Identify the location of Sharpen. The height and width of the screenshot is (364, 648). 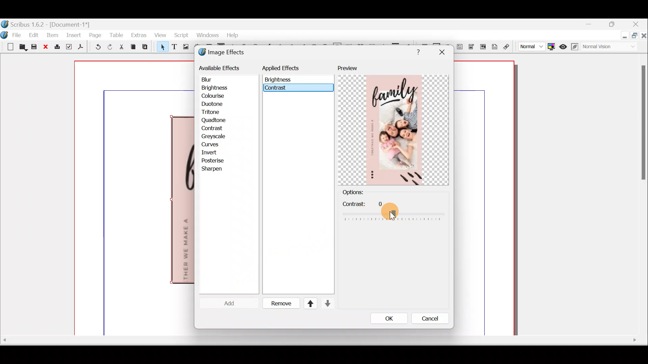
(215, 169).